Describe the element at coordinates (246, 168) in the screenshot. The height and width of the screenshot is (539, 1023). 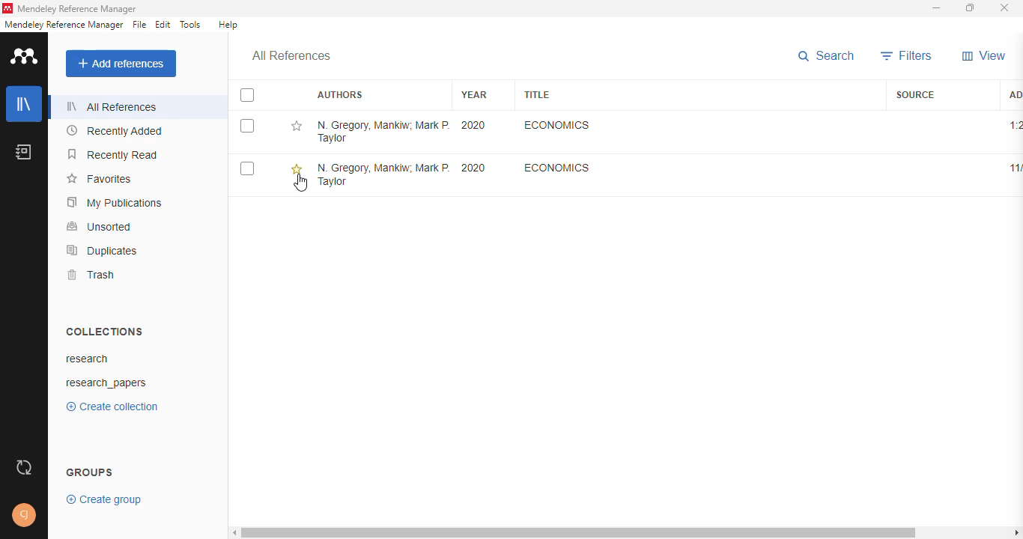
I see `select` at that location.